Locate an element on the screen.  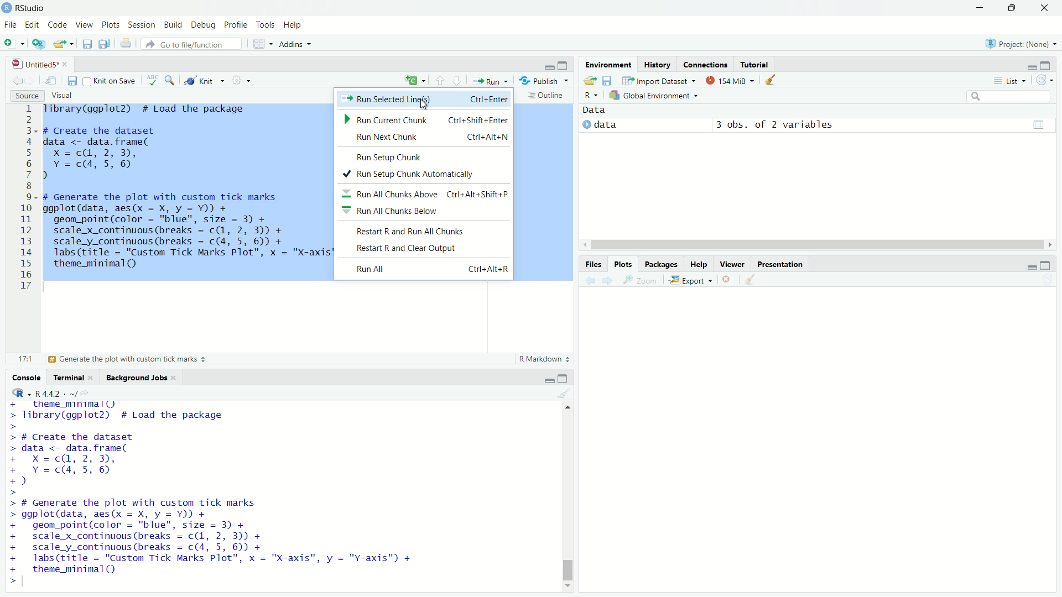
move left is located at coordinates (584, 244).